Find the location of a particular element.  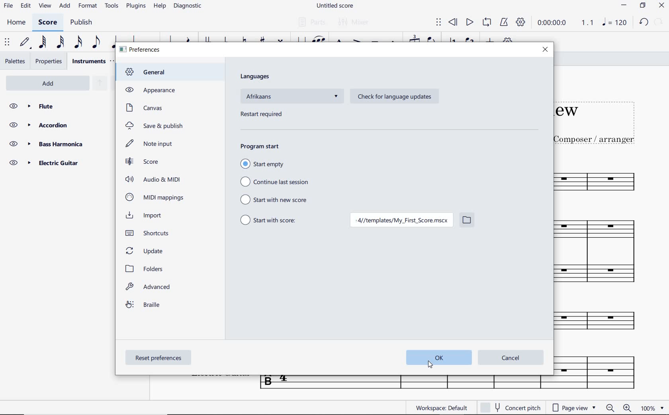

continue last session is located at coordinates (276, 181).